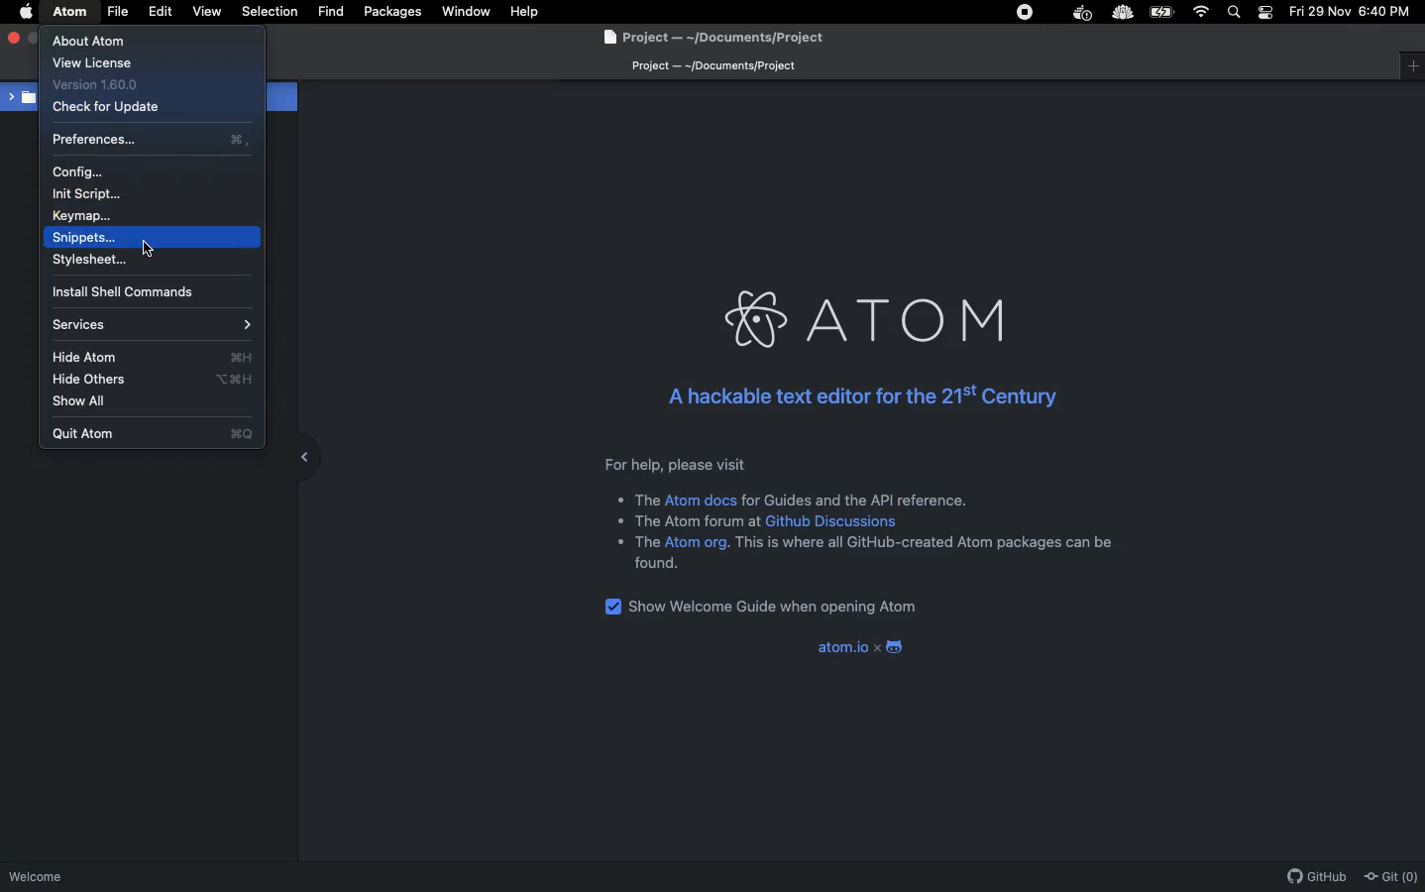 Image resolution: width=1425 pixels, height=892 pixels. I want to click on View, so click(207, 12).